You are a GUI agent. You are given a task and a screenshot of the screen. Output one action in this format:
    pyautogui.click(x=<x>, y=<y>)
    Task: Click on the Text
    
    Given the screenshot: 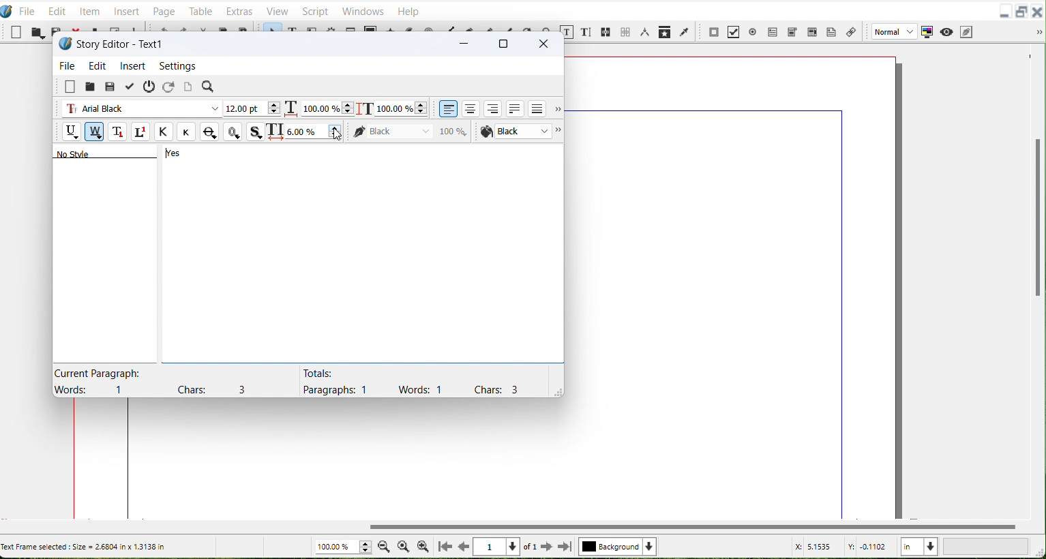 What is the action you would take?
    pyautogui.click(x=132, y=154)
    